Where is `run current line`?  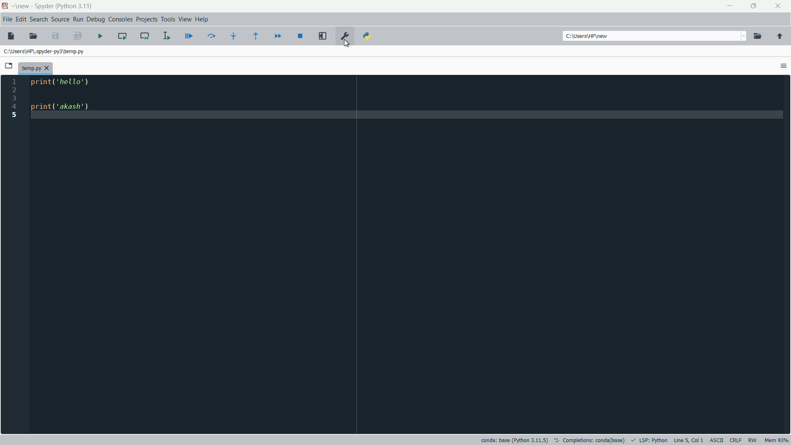
run current line is located at coordinates (212, 36).